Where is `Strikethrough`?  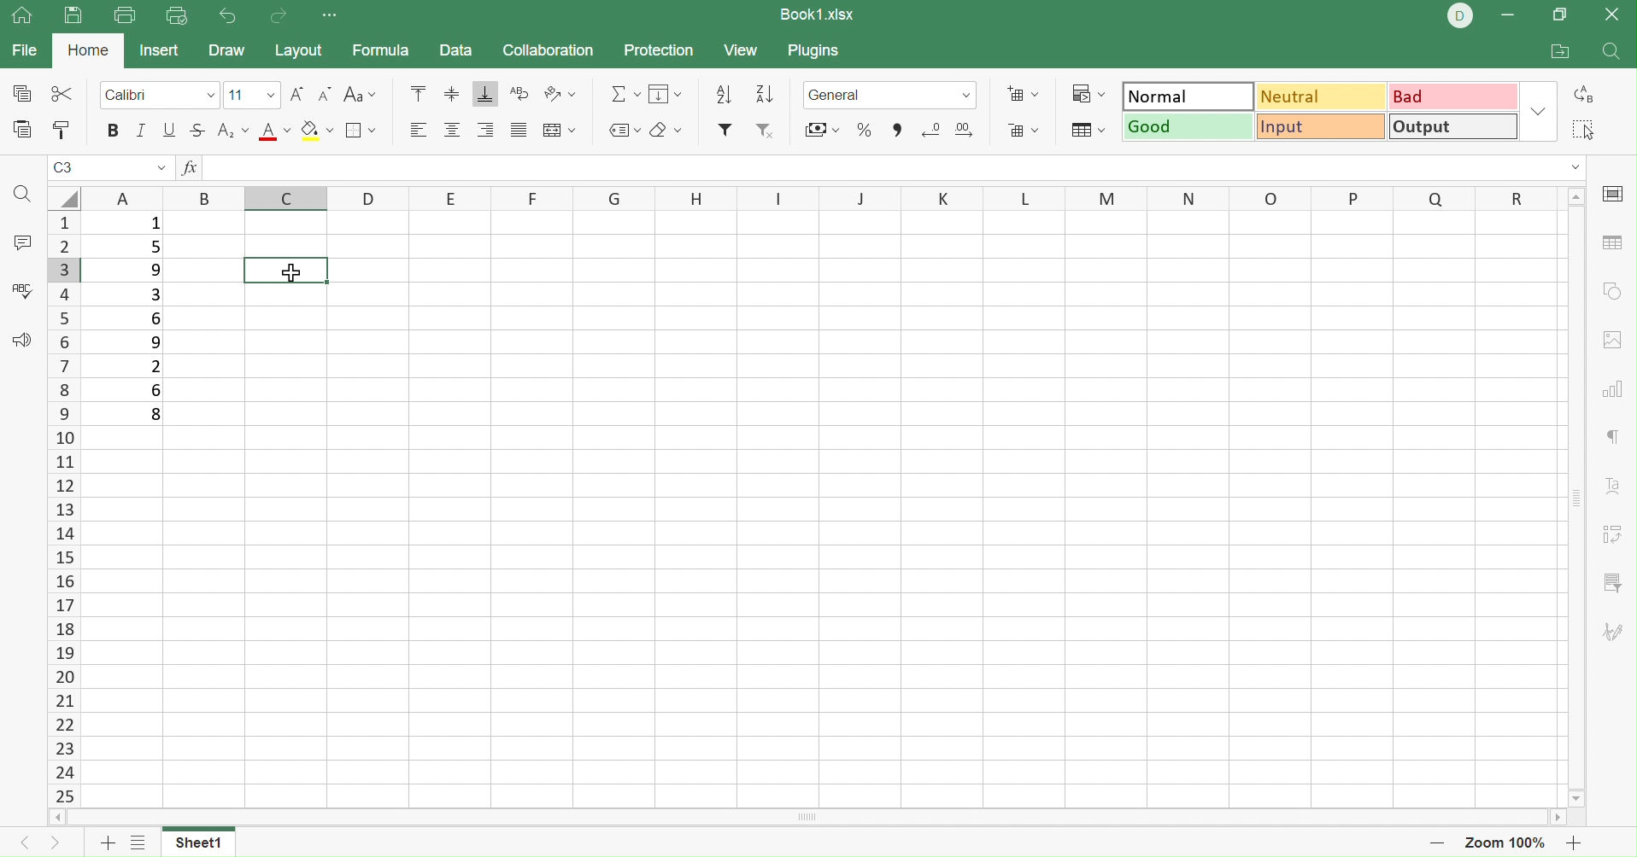
Strikethrough is located at coordinates (197, 130).